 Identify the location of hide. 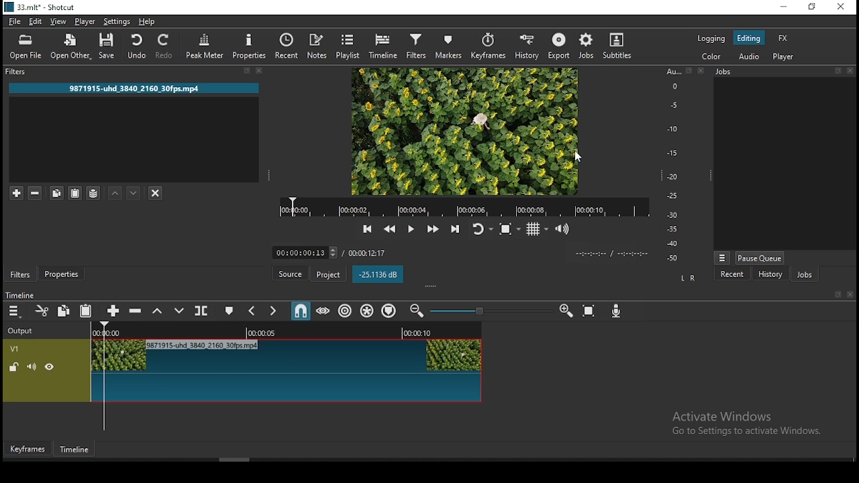
(50, 367).